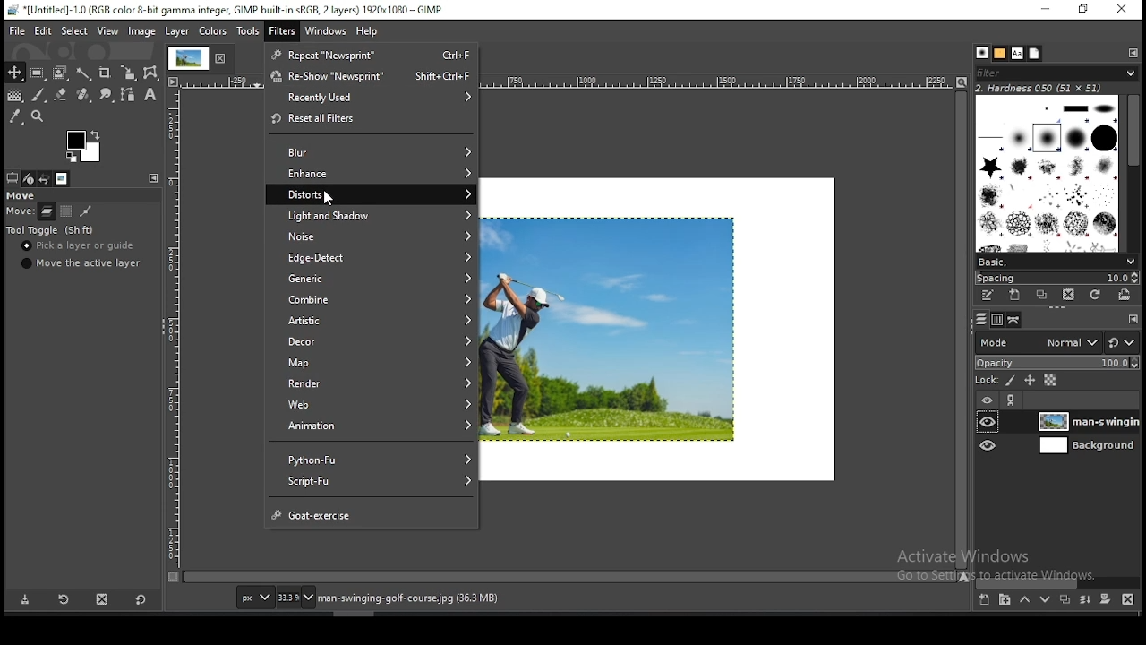 This screenshot has width=1146, height=645. Describe the element at coordinates (1047, 173) in the screenshot. I see `brushes` at that location.